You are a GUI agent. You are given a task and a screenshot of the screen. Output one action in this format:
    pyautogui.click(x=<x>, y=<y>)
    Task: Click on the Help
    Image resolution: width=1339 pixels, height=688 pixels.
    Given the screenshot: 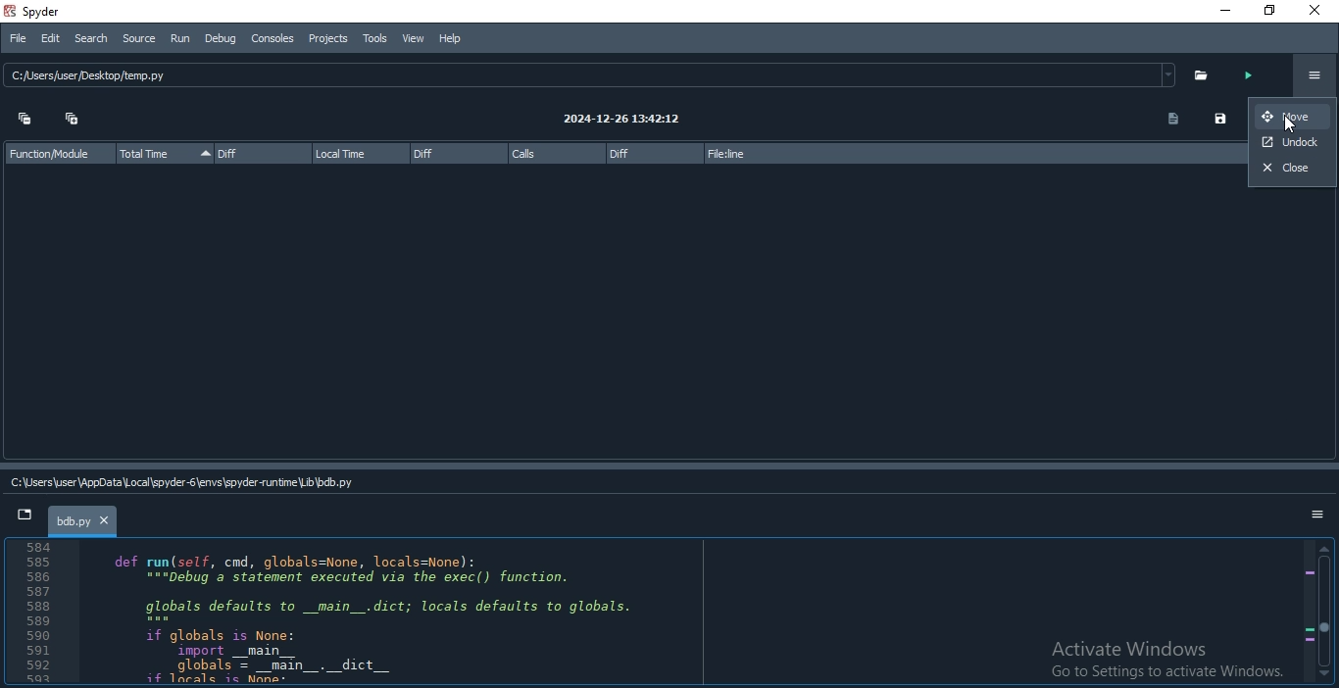 What is the action you would take?
    pyautogui.click(x=449, y=37)
    